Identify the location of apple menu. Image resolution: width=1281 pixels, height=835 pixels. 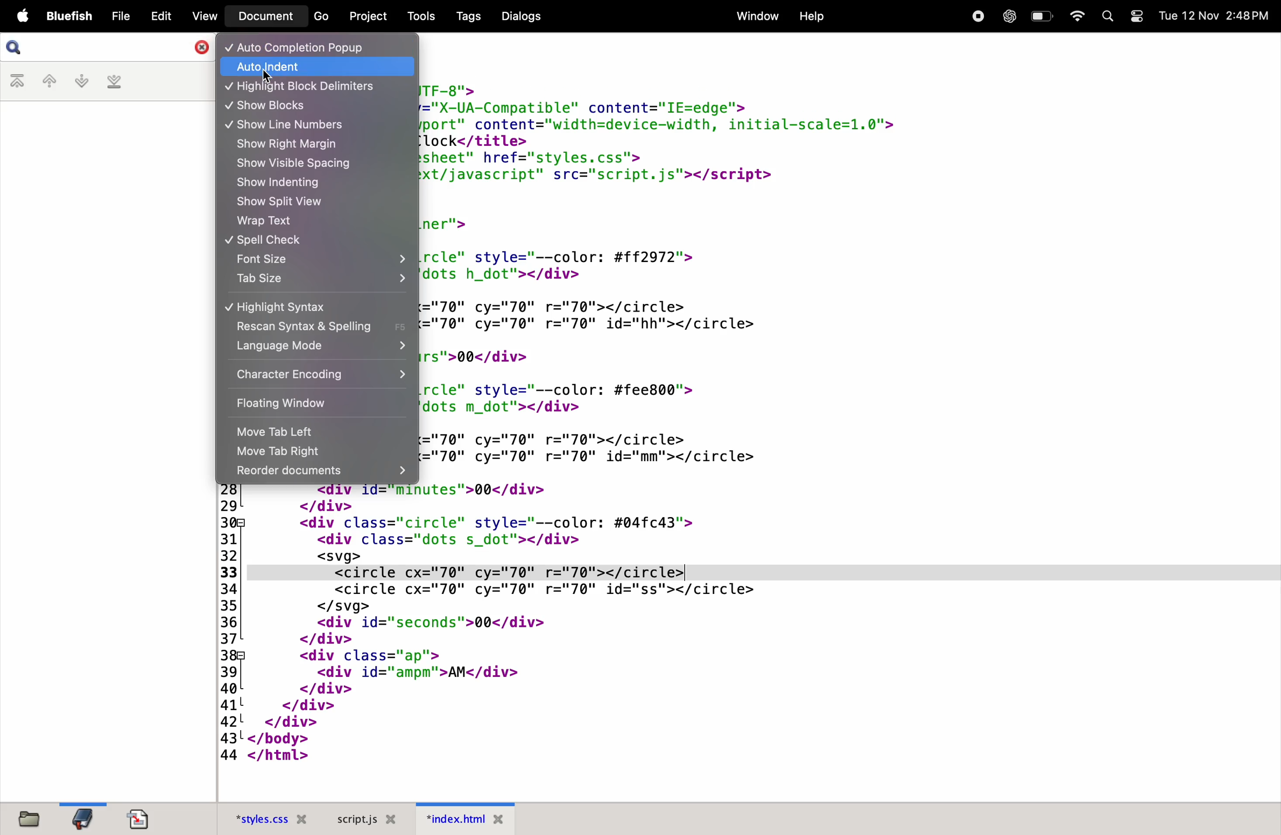
(16, 15).